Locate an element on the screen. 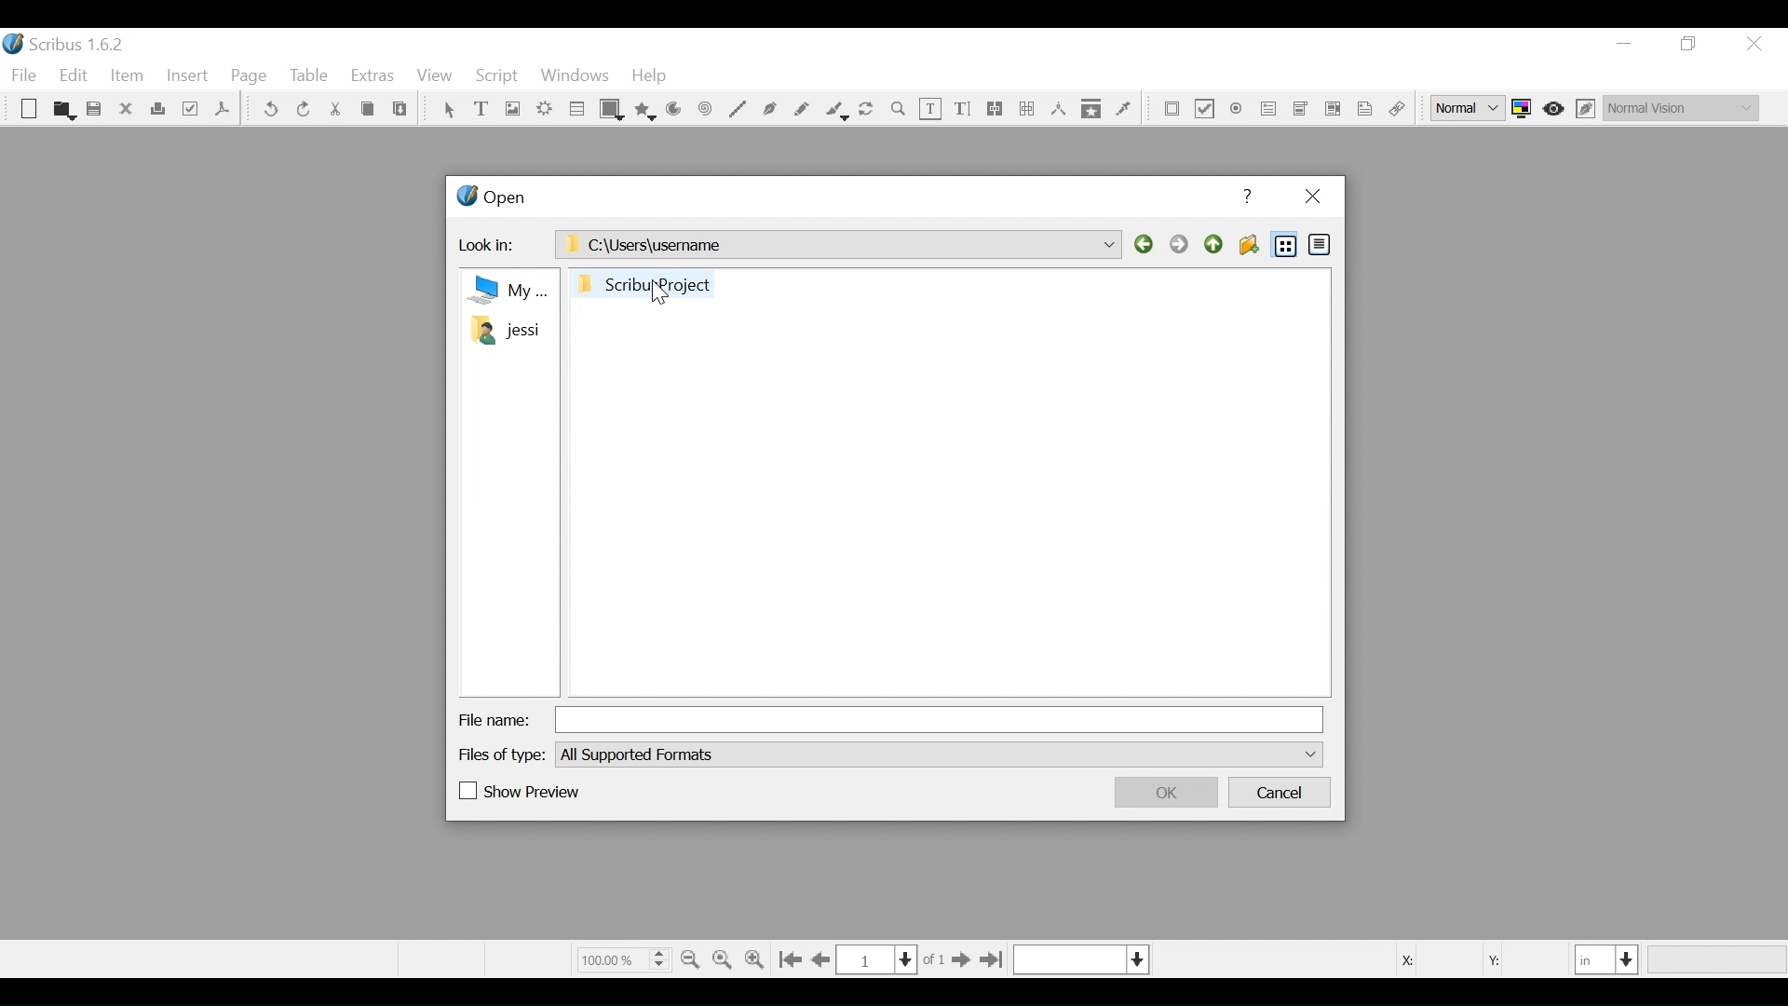 The height and width of the screenshot is (1006, 1788). Link Annotations is located at coordinates (1394, 110).